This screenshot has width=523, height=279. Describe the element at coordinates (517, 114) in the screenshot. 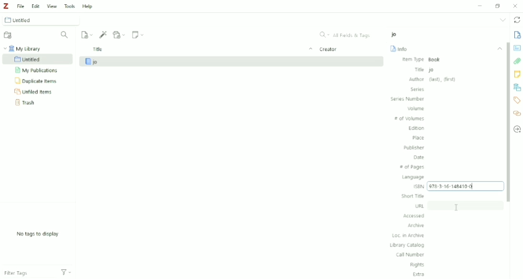

I see `Related` at that location.